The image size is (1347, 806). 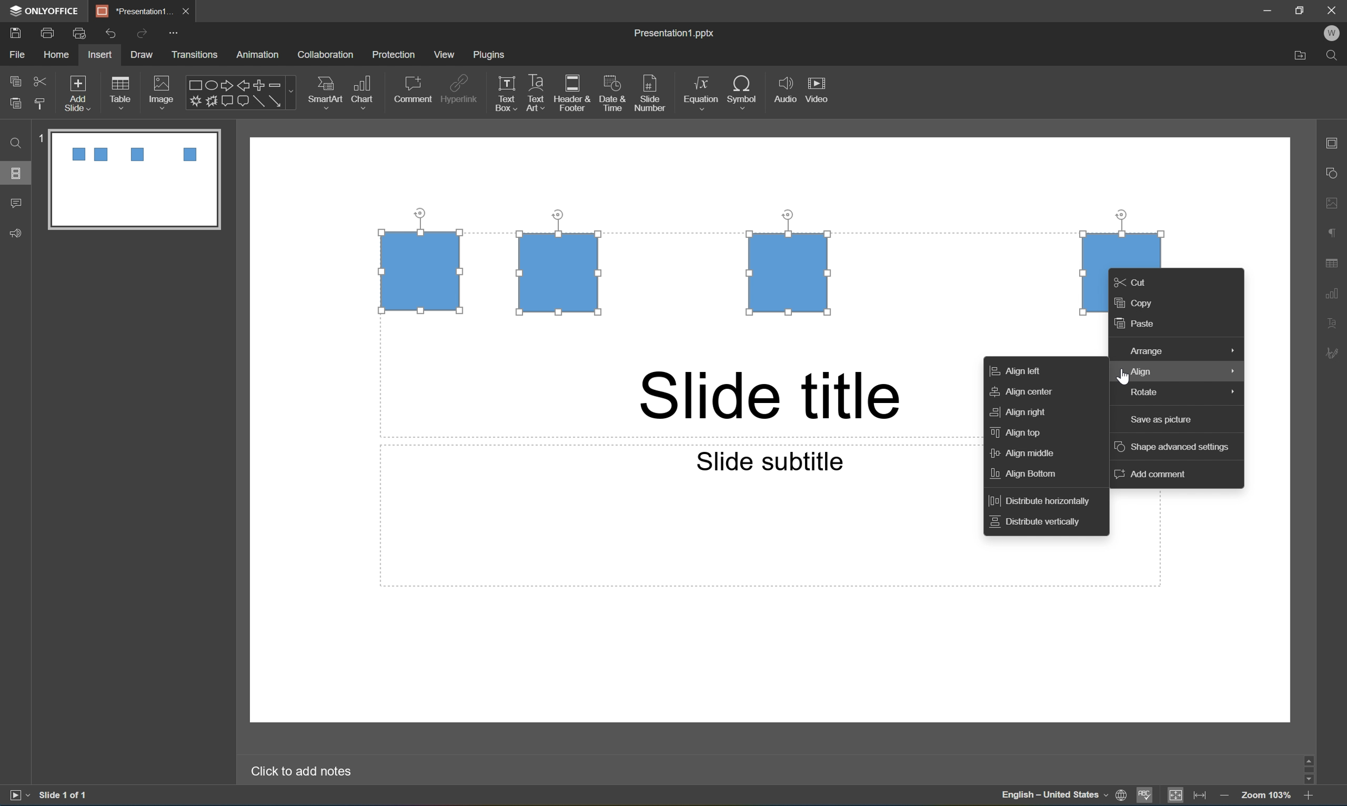 What do you see at coordinates (1025, 476) in the screenshot?
I see `Align bottom` at bounding box center [1025, 476].